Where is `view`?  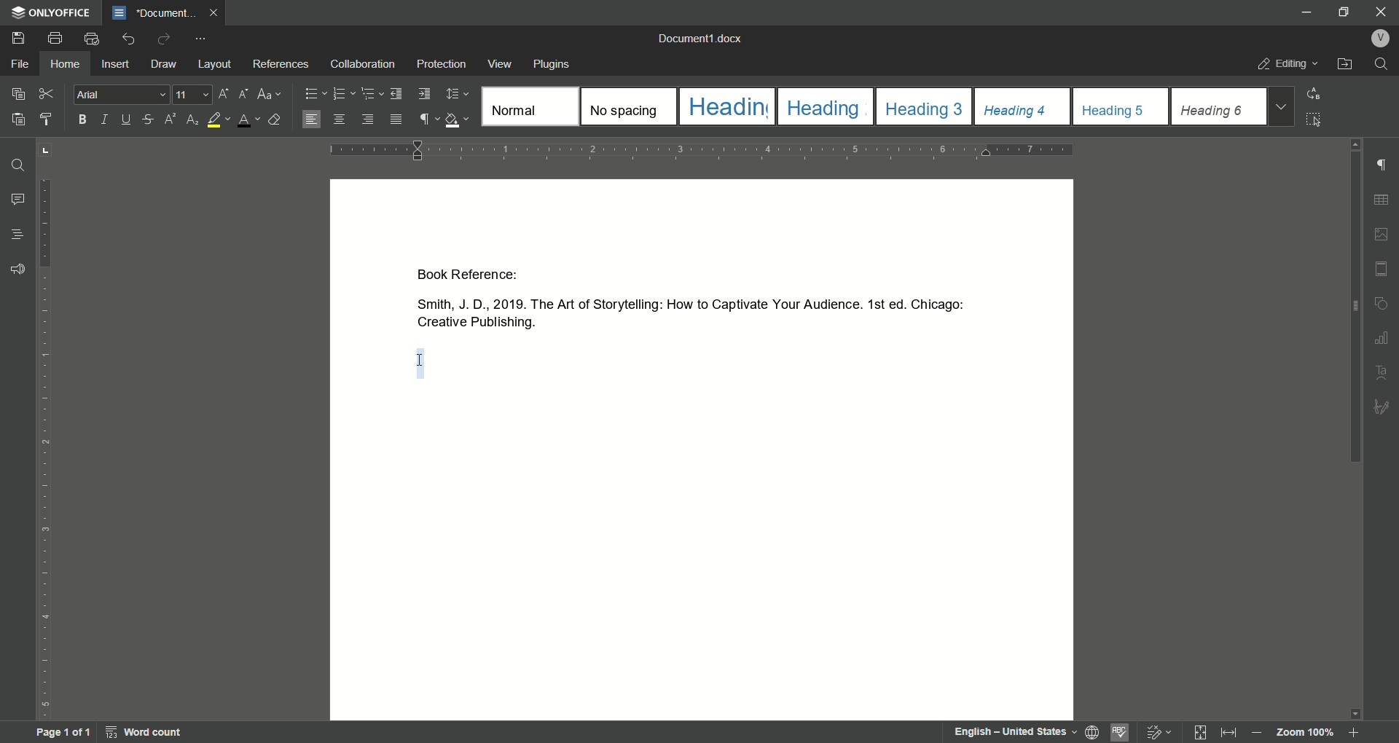
view is located at coordinates (501, 64).